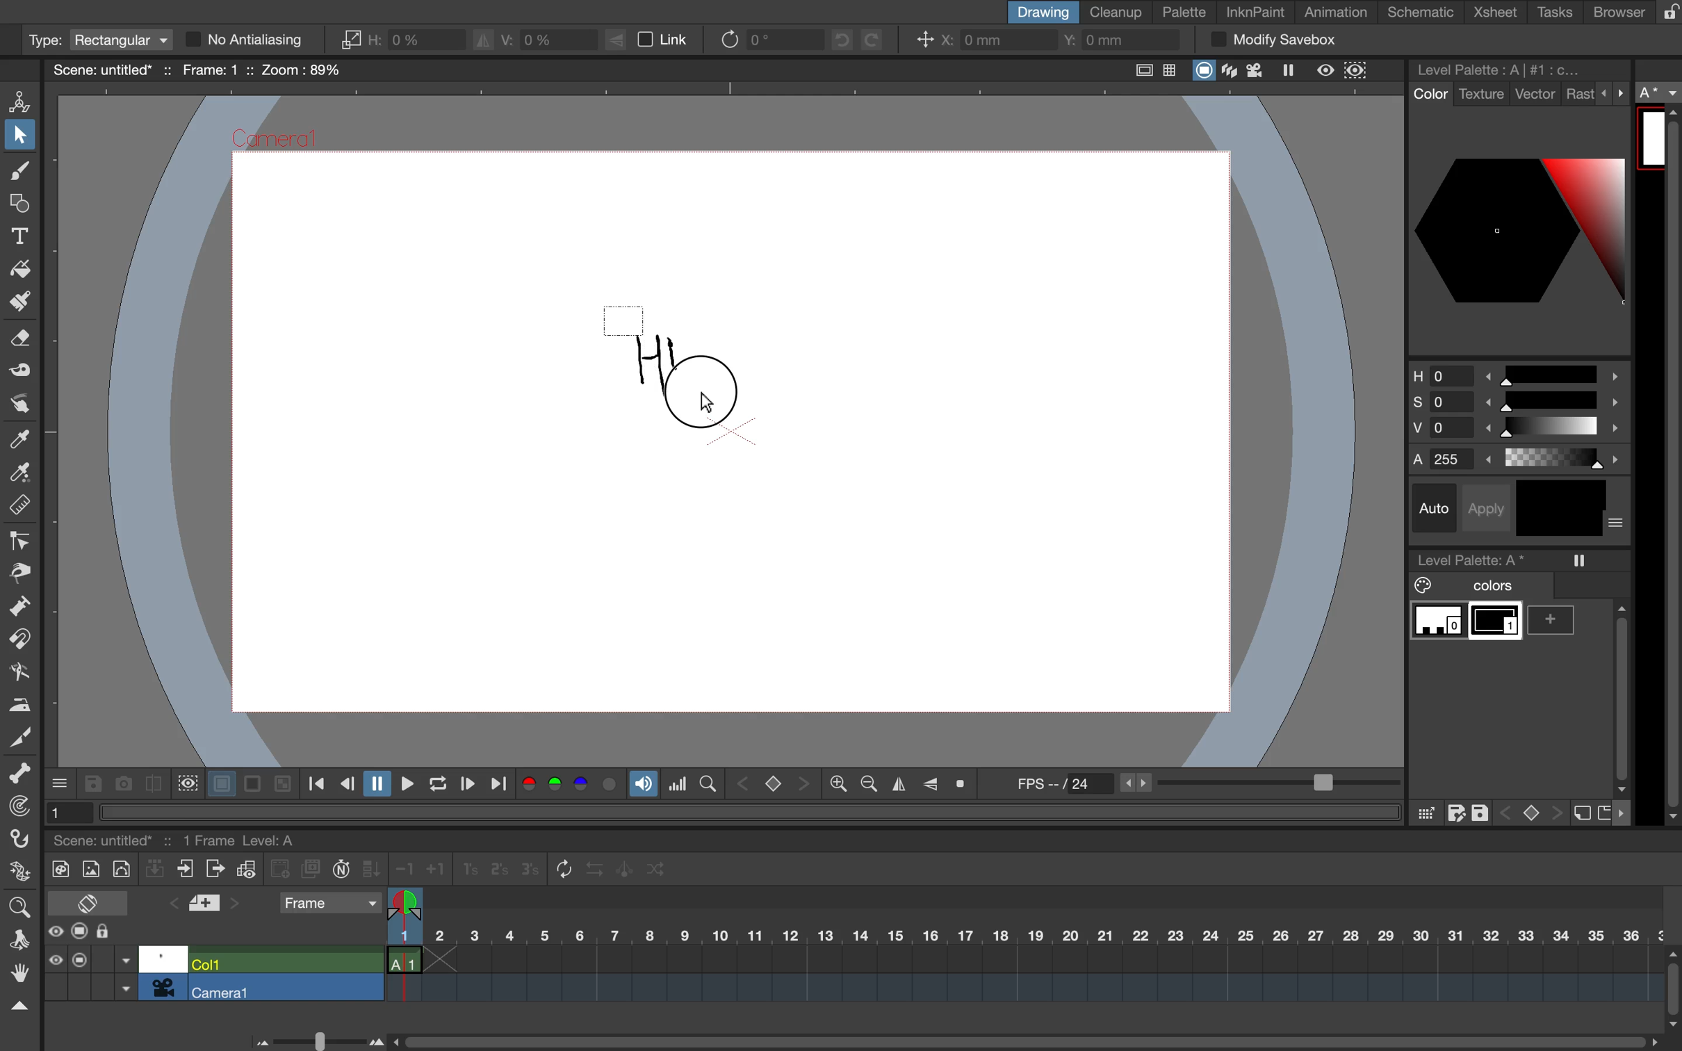 The width and height of the screenshot is (1682, 1051). I want to click on save, so click(92, 784).